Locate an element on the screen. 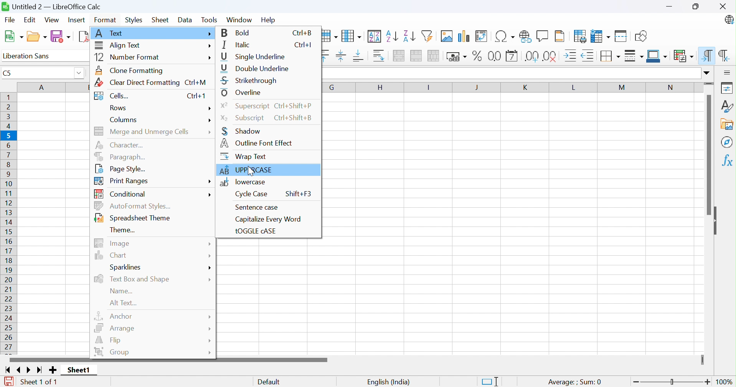 The width and height of the screenshot is (736, 387). C5 is located at coordinates (35, 73).